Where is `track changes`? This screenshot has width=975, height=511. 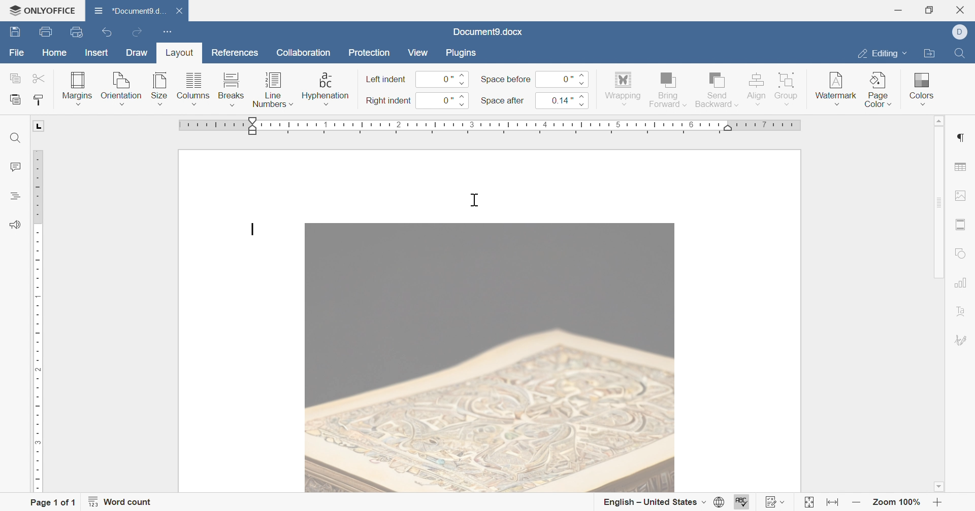 track changes is located at coordinates (776, 502).